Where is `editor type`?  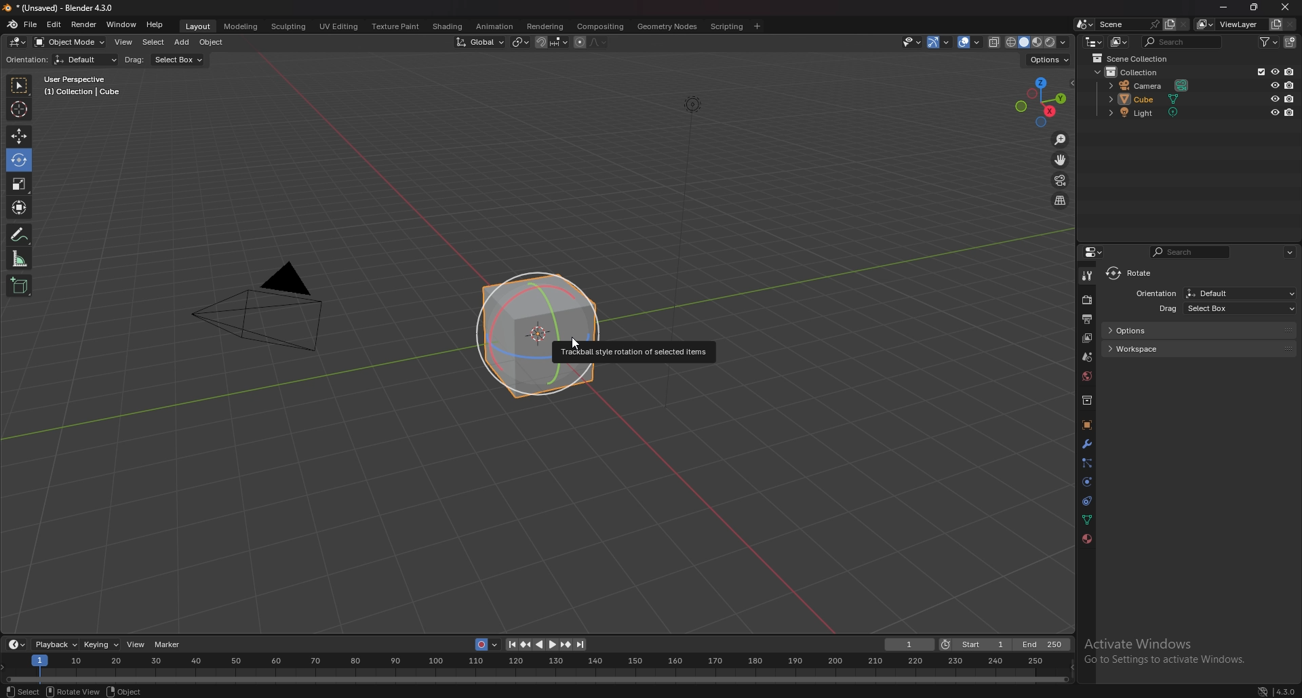 editor type is located at coordinates (18, 42).